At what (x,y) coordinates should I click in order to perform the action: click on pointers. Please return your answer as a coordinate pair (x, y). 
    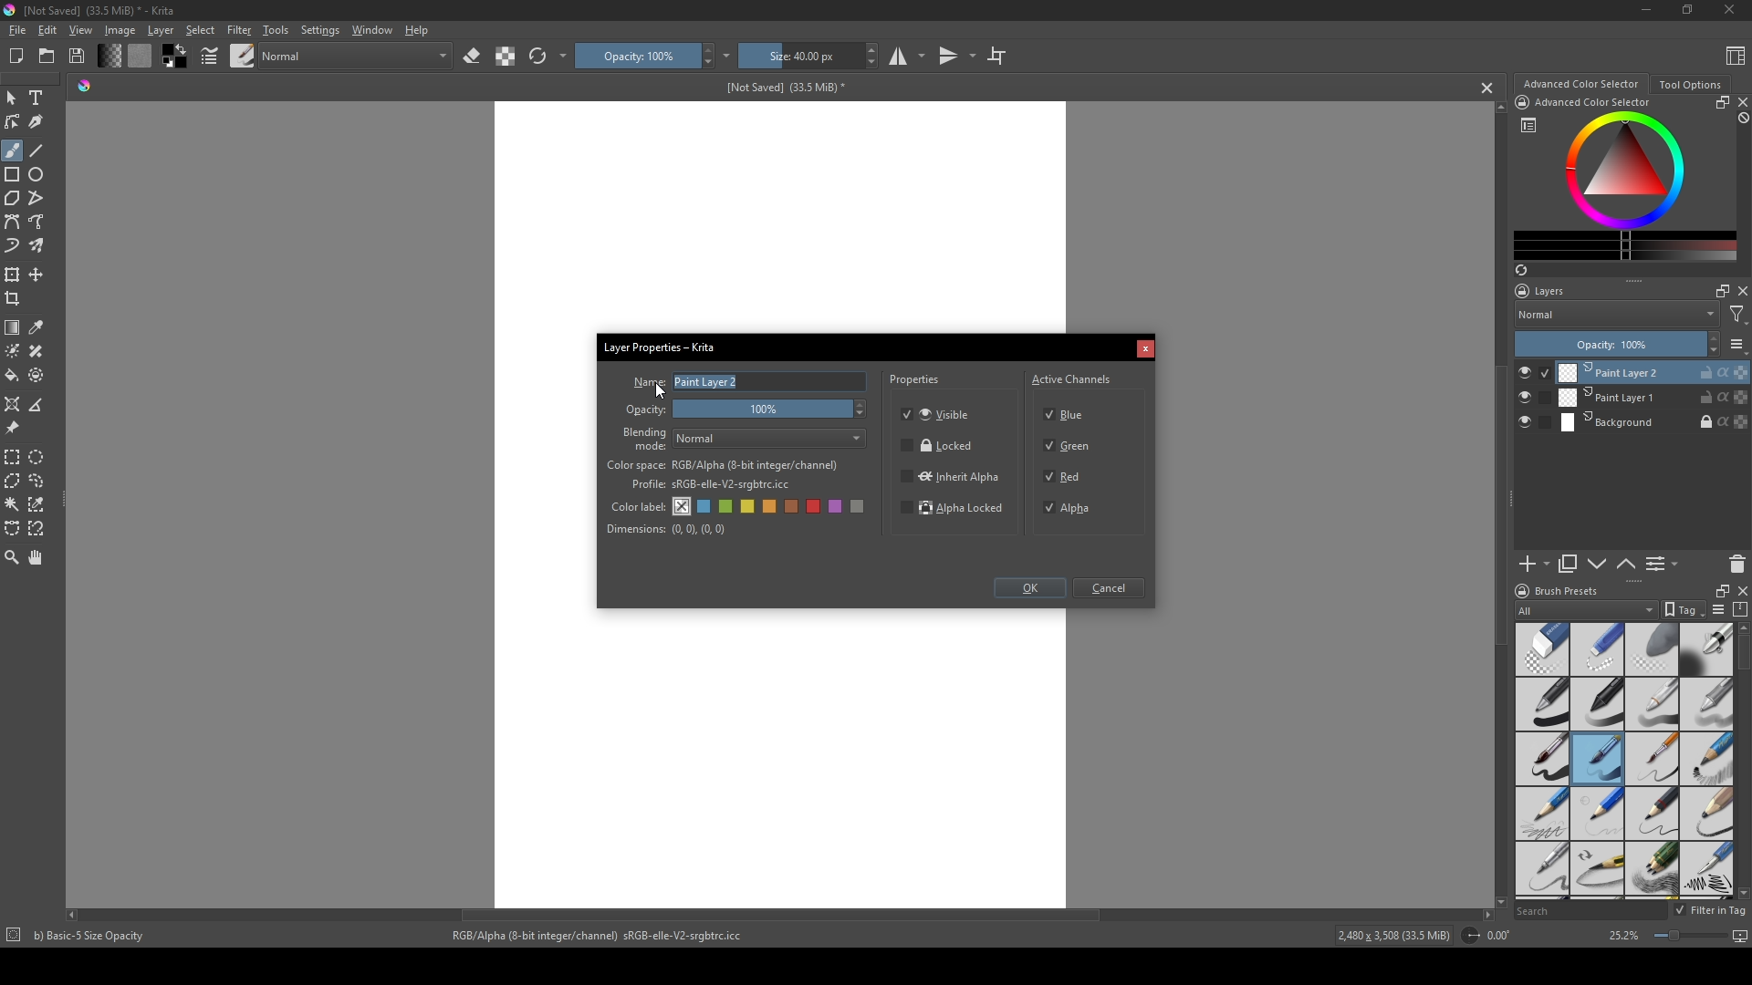
    Looking at the image, I should click on (210, 57).